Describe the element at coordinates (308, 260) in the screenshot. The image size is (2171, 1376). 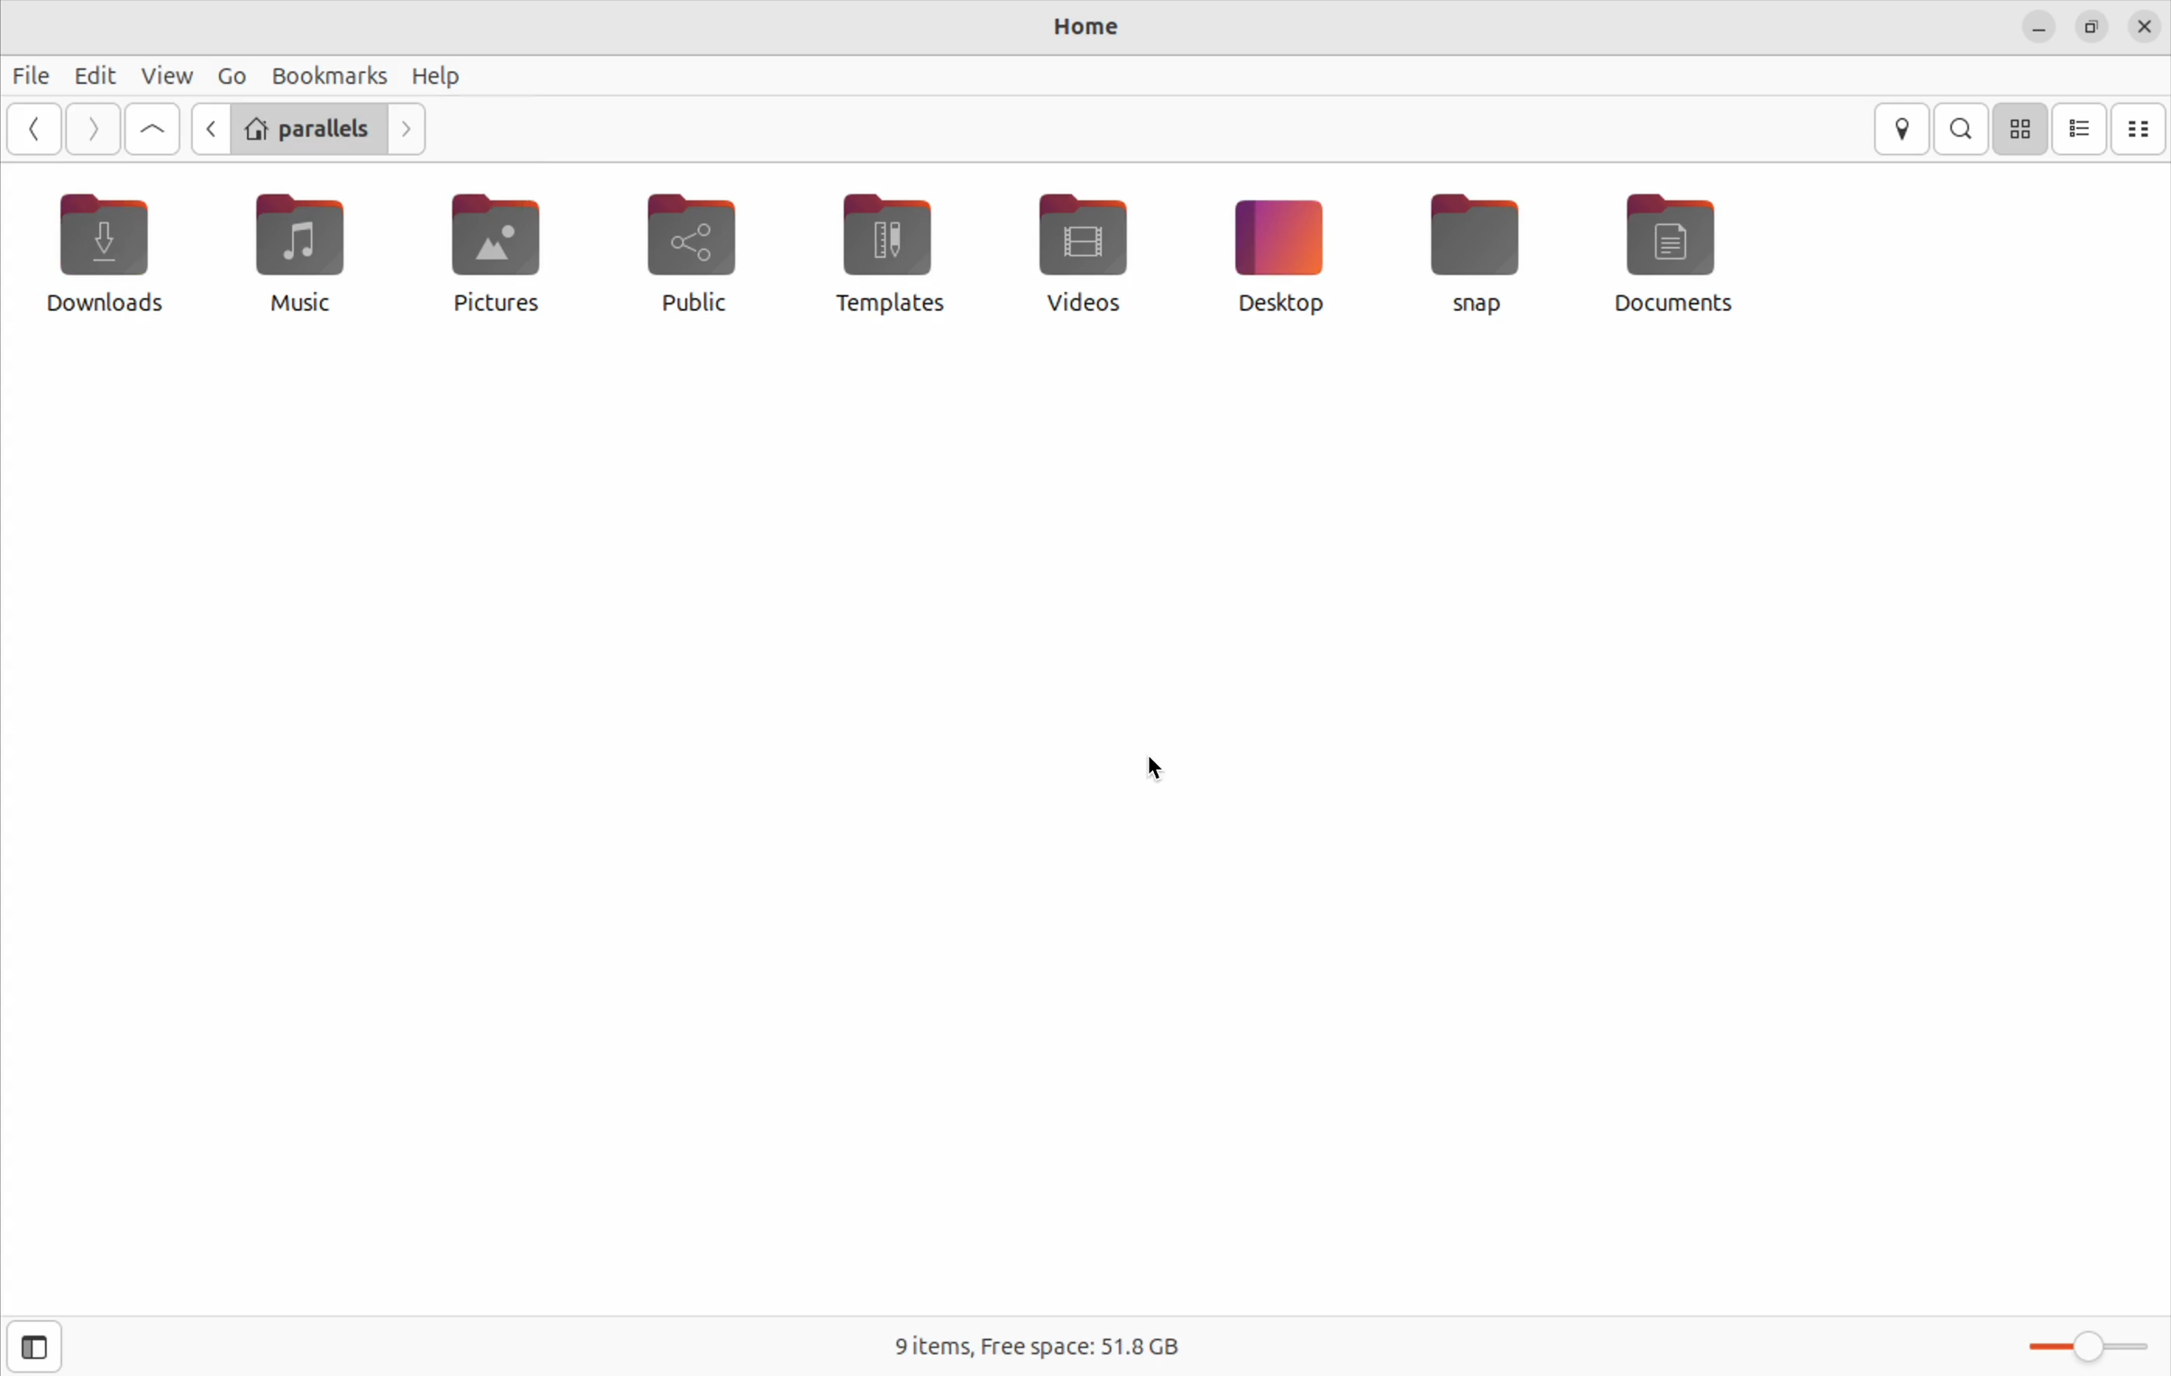
I see `music file` at that location.